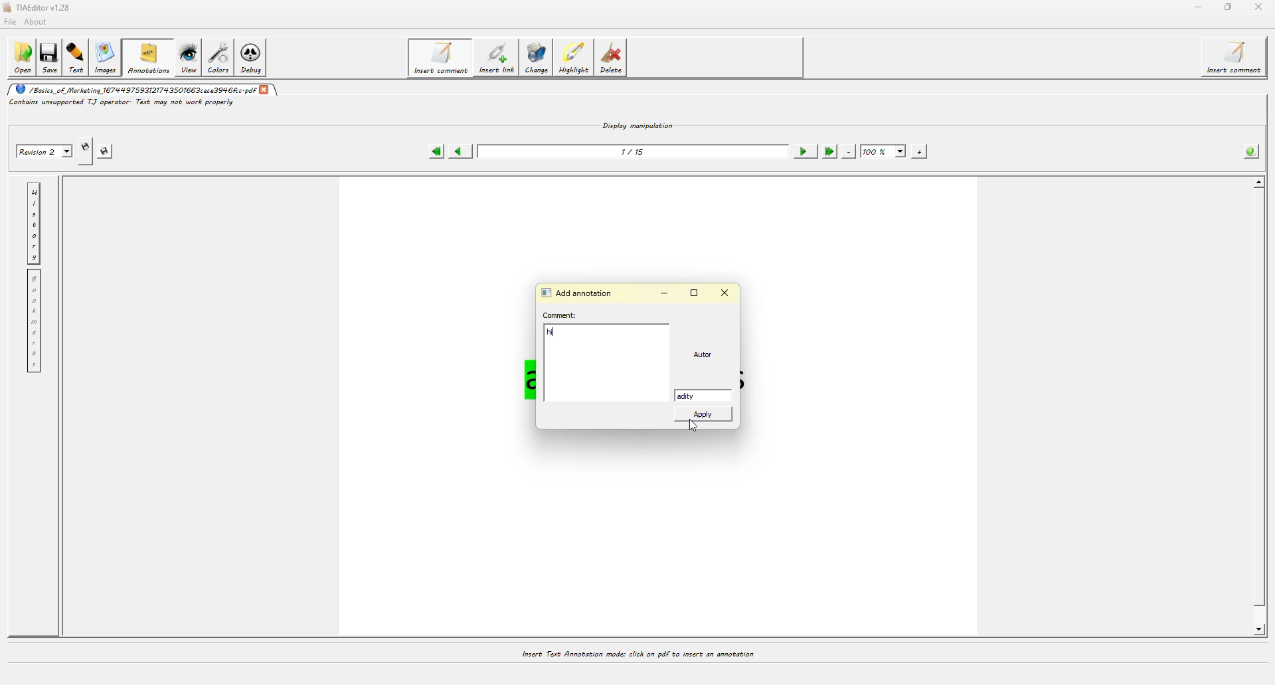 This screenshot has width=1275, height=685. I want to click on about, so click(39, 21).